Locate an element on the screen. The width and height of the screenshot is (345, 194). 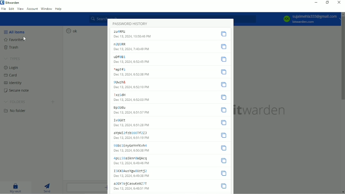
Login is located at coordinates (11, 67).